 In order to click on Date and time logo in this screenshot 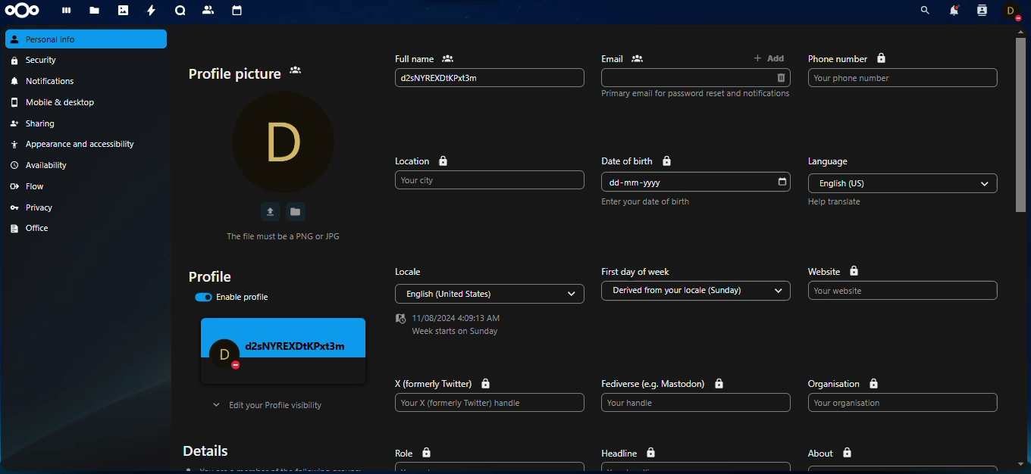, I will do `click(400, 318)`.